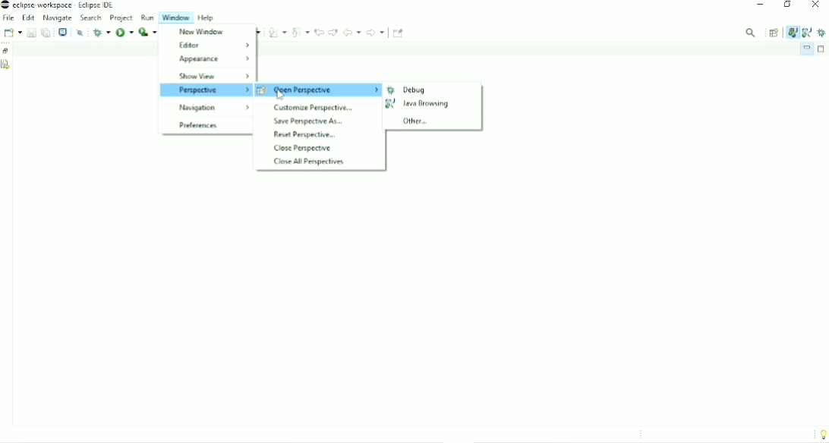 Image resolution: width=829 pixels, height=443 pixels. Describe the element at coordinates (308, 162) in the screenshot. I see `Close All Perspectives` at that location.